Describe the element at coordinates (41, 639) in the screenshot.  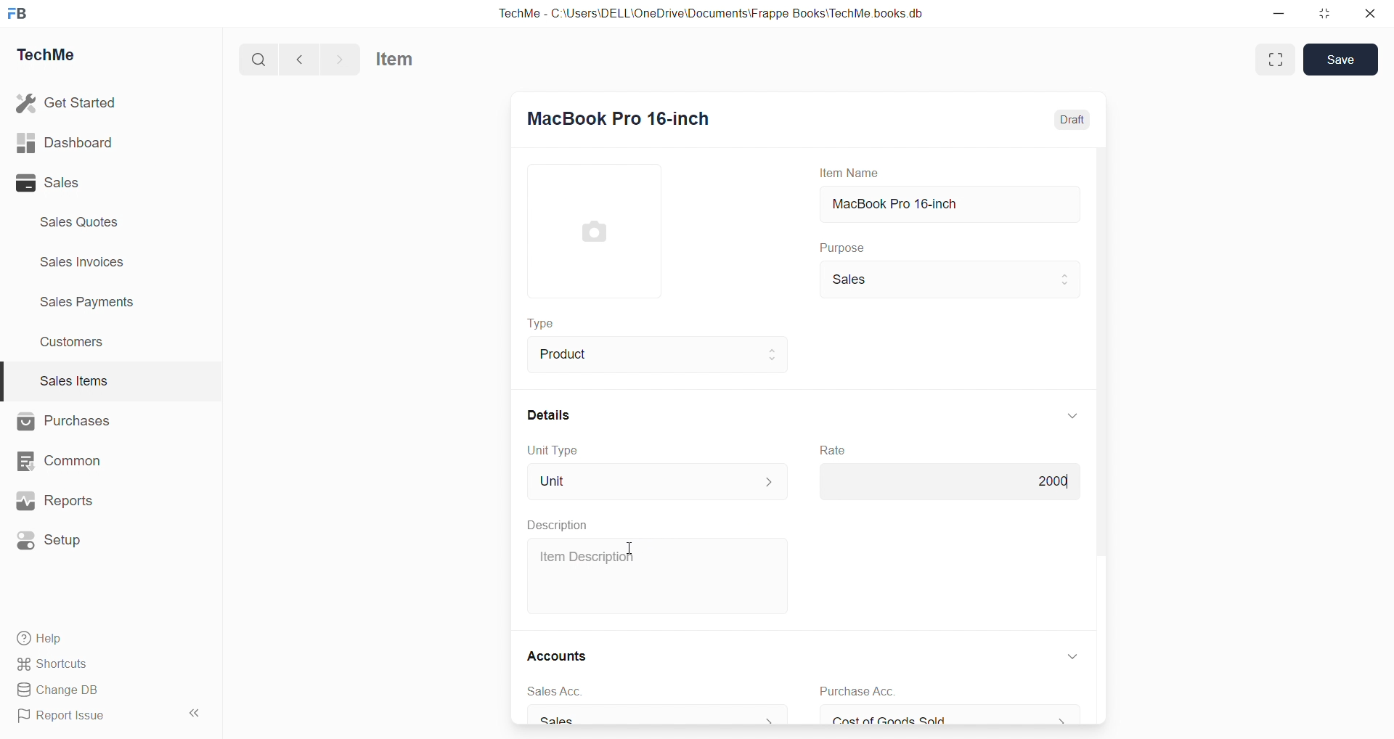
I see `Help` at that location.